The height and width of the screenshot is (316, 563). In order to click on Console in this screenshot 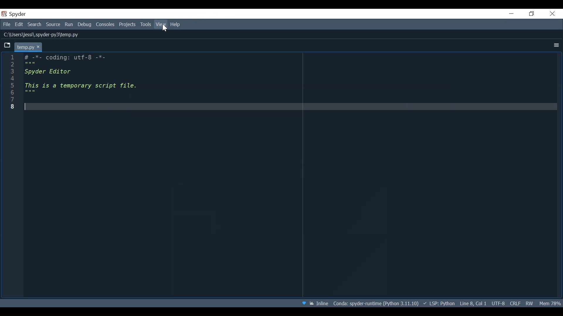, I will do `click(105, 25)`.